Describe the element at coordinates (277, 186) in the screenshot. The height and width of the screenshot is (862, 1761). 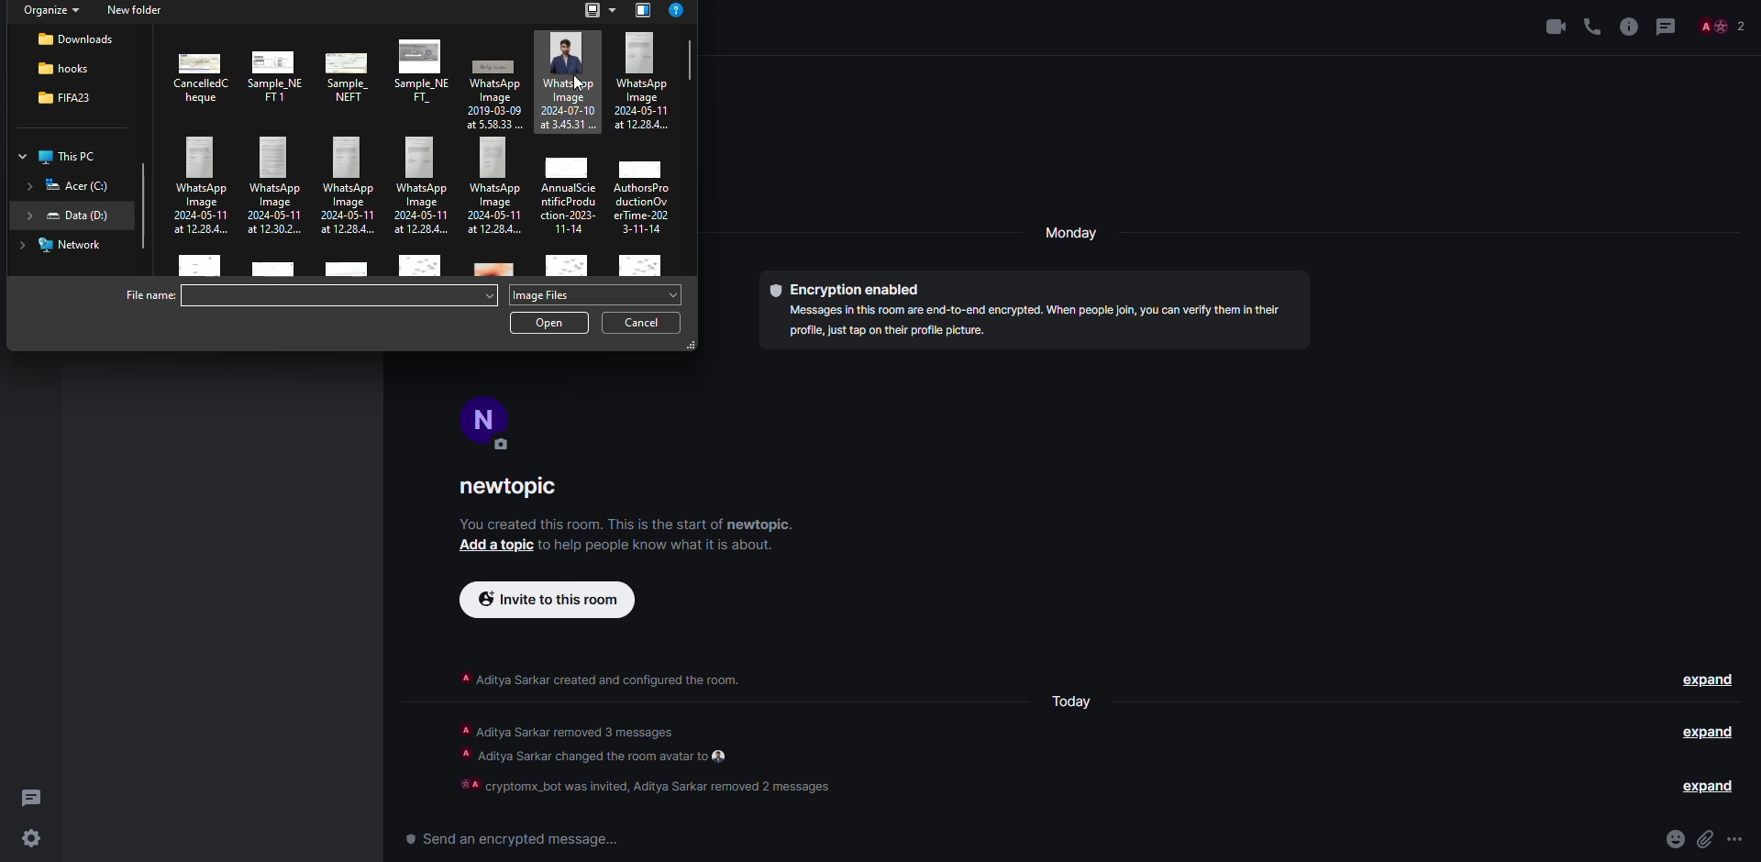
I see `click to select` at that location.